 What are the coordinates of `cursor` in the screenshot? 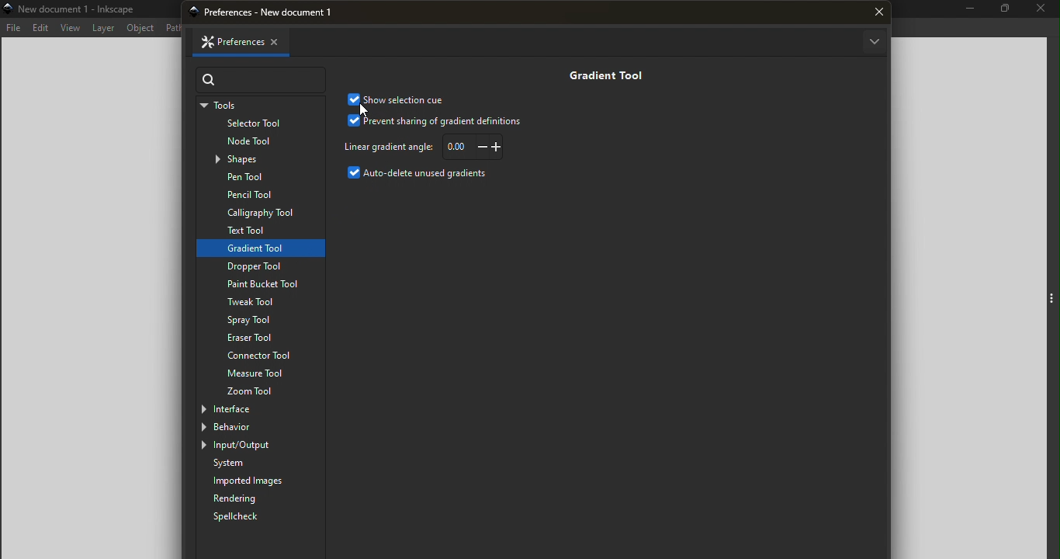 It's located at (366, 111).